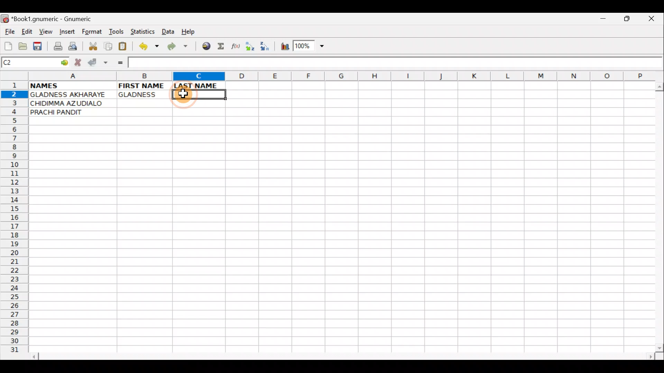  I want to click on Edit, so click(27, 31).